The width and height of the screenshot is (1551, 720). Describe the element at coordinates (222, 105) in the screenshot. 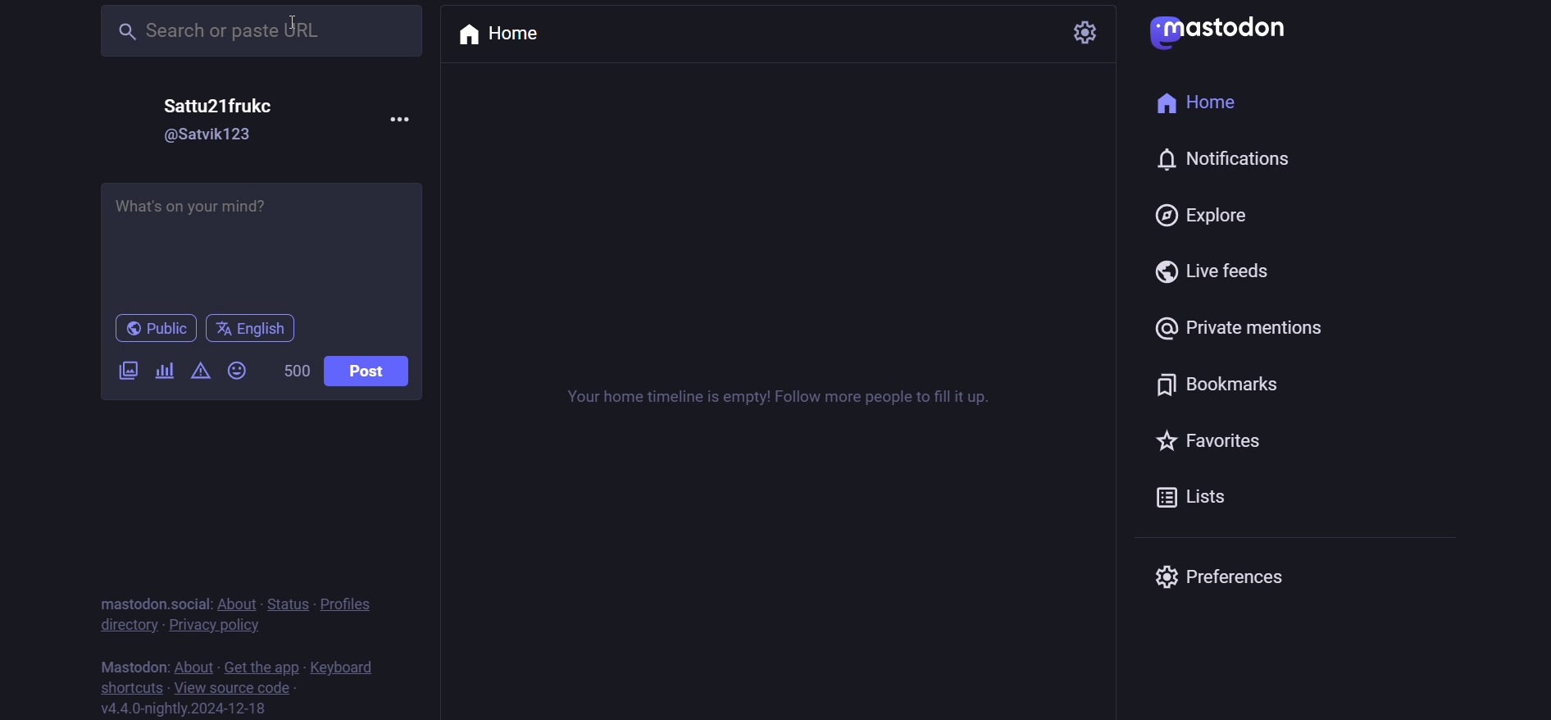

I see `name` at that location.